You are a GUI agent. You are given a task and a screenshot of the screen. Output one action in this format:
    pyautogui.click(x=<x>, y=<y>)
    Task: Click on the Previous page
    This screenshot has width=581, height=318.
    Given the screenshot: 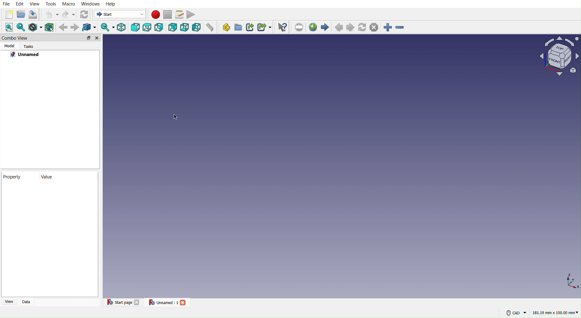 What is the action you would take?
    pyautogui.click(x=339, y=27)
    